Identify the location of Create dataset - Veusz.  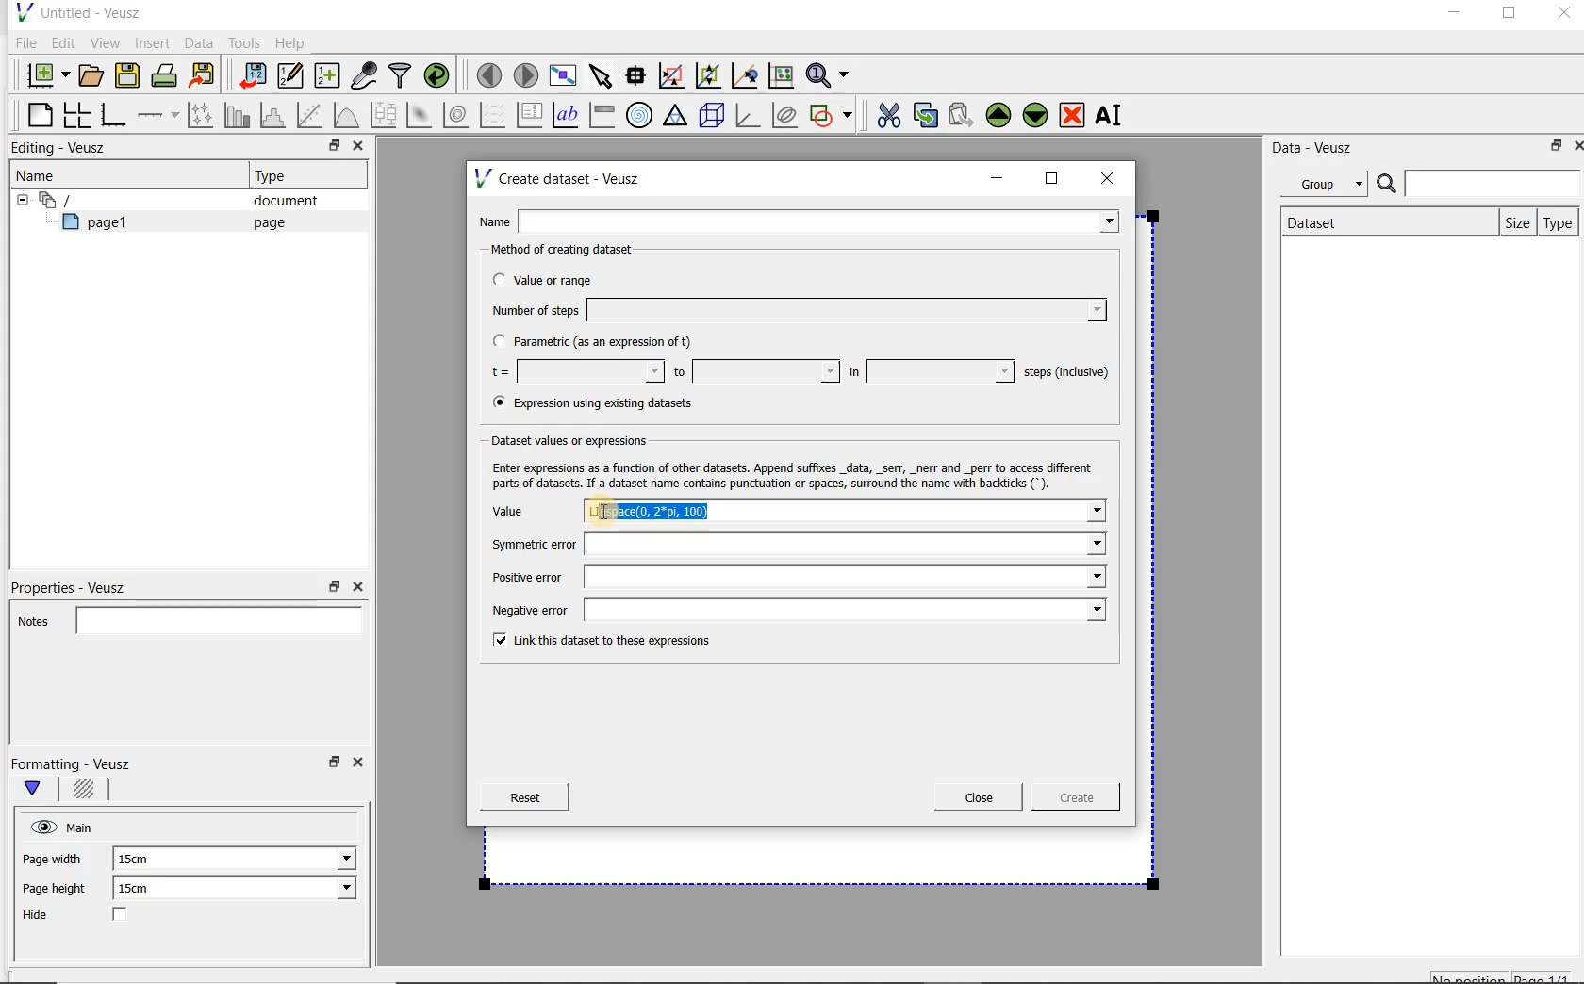
(560, 178).